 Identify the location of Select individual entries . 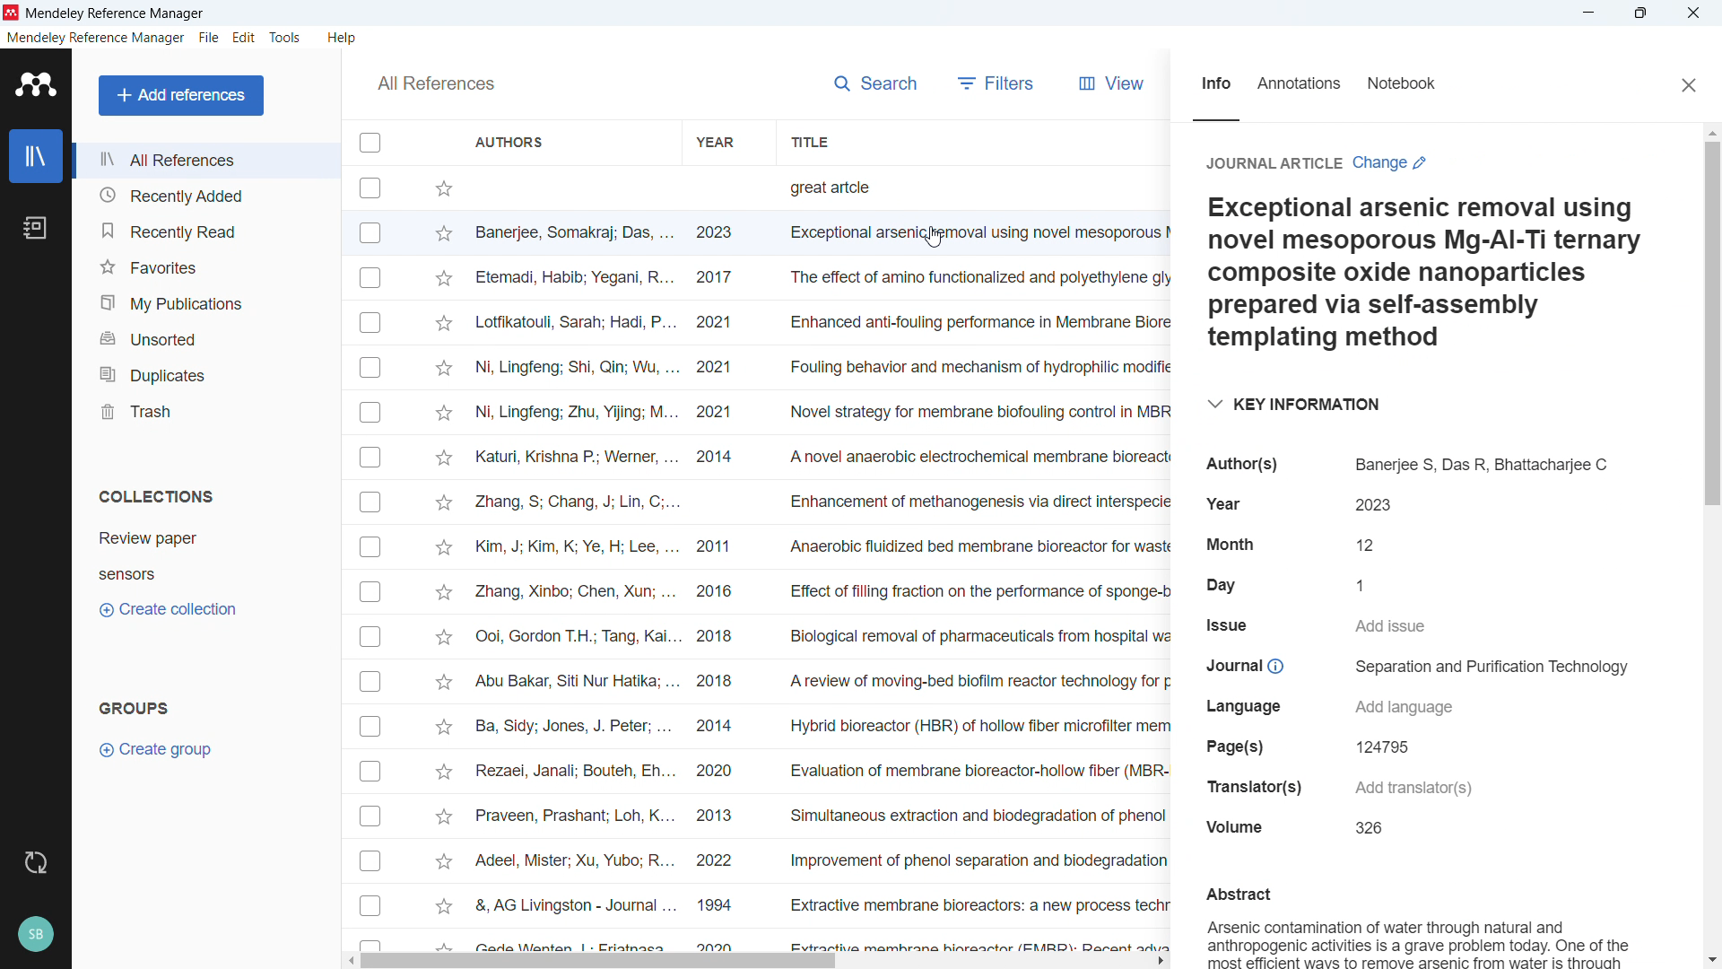
(370, 559).